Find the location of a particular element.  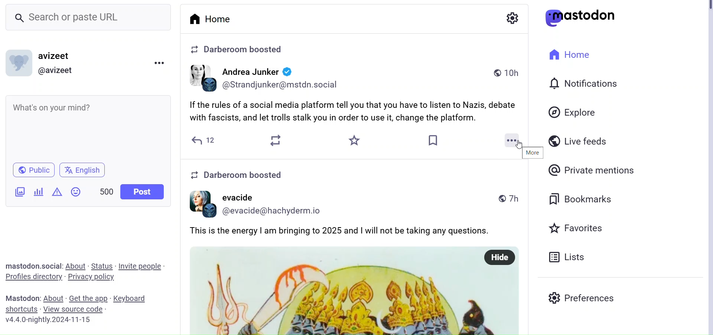

Reply is located at coordinates (208, 141).